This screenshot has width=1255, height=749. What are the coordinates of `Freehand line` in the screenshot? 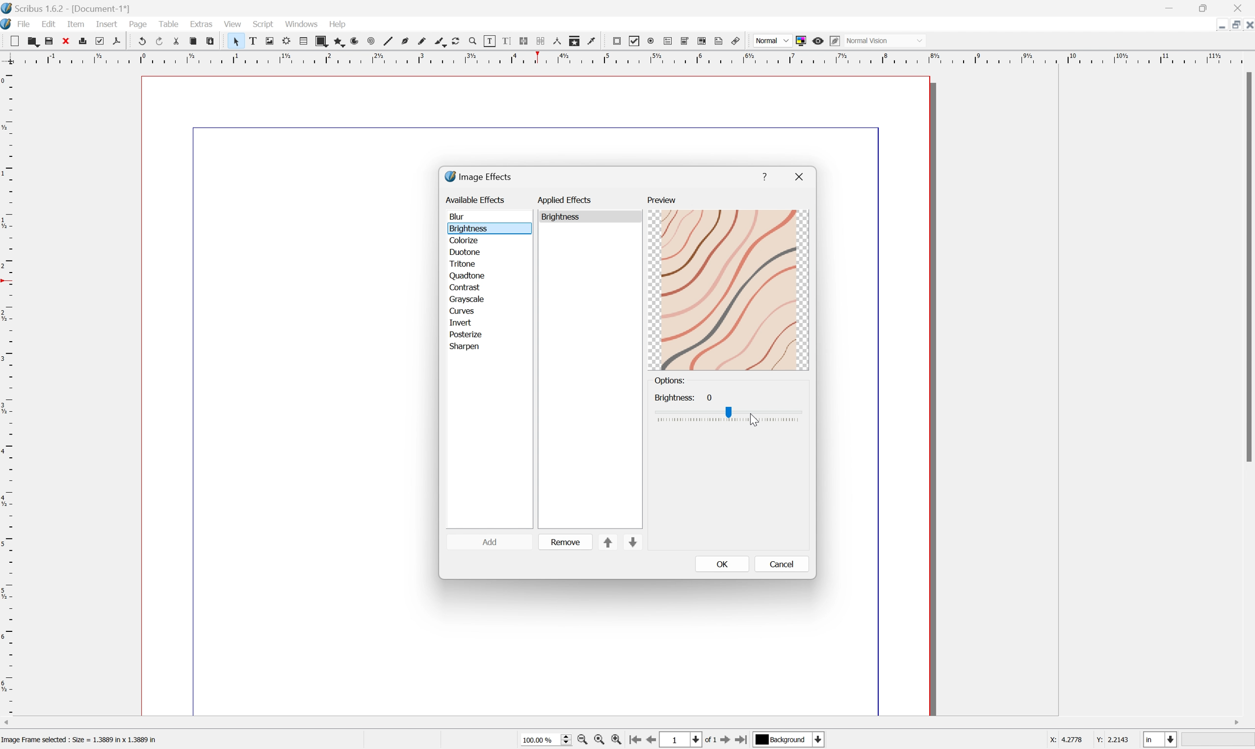 It's located at (424, 39).